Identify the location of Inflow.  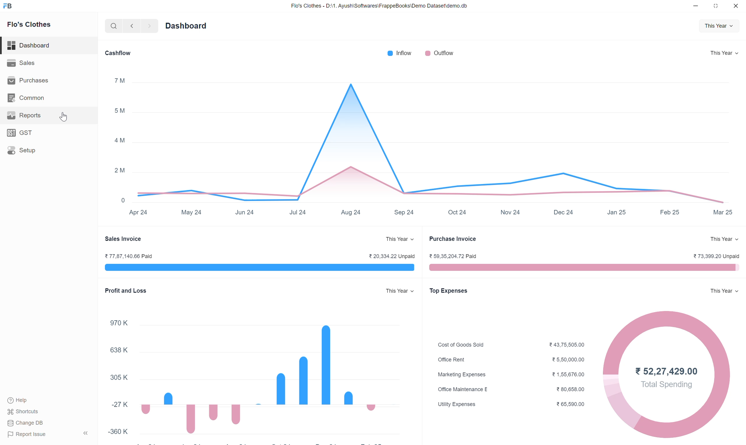
(400, 52).